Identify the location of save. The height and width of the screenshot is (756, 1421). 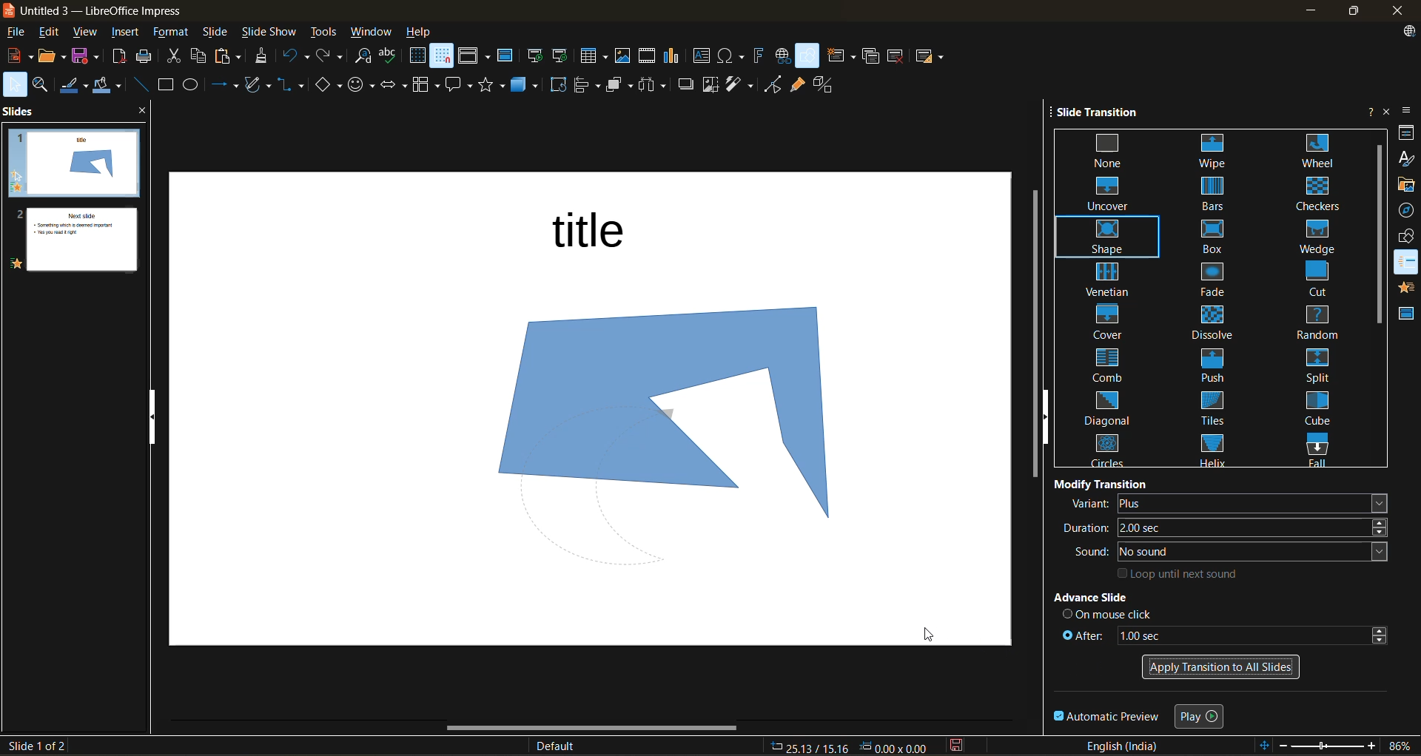
(89, 58).